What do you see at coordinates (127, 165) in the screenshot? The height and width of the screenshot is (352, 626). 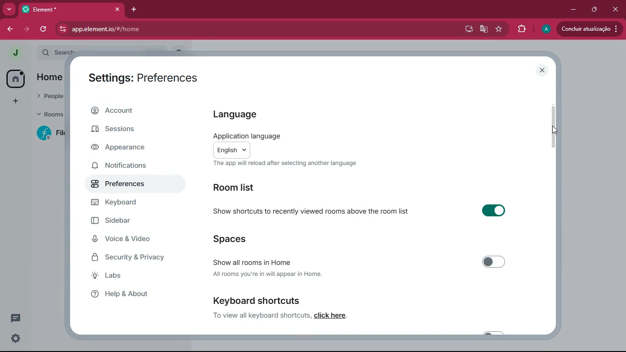 I see `notifications` at bounding box center [127, 165].